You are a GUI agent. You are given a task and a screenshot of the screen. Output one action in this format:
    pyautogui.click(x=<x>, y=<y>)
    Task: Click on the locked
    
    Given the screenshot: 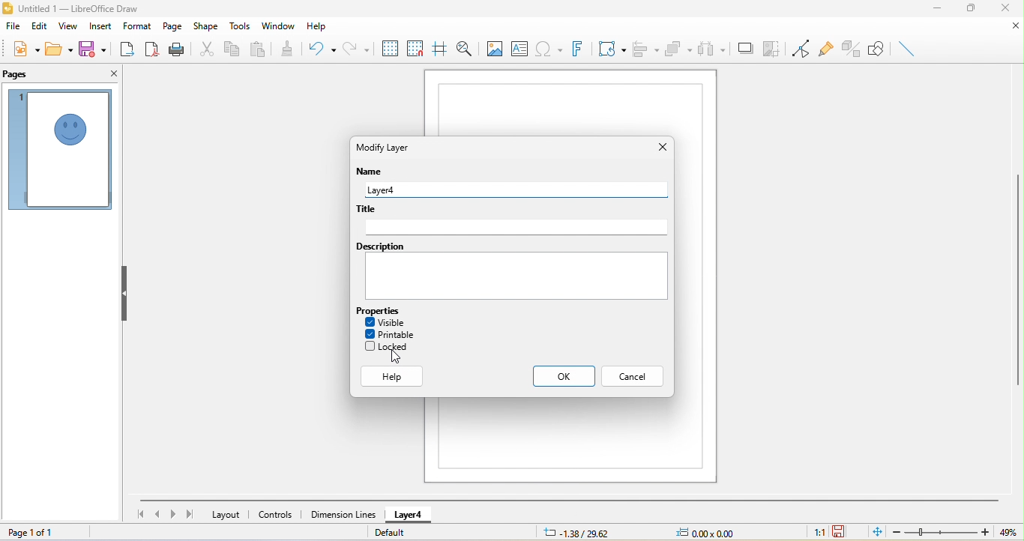 What is the action you would take?
    pyautogui.click(x=393, y=347)
    